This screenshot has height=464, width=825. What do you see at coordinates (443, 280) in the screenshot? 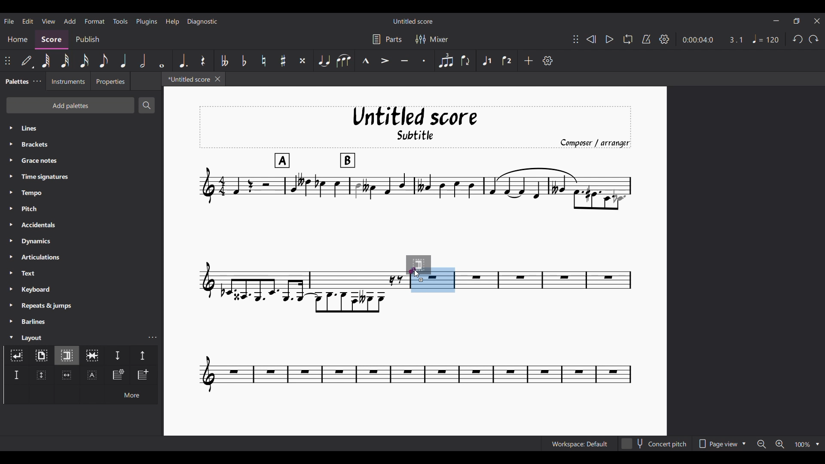
I see `Selected measure highlighted` at bounding box center [443, 280].